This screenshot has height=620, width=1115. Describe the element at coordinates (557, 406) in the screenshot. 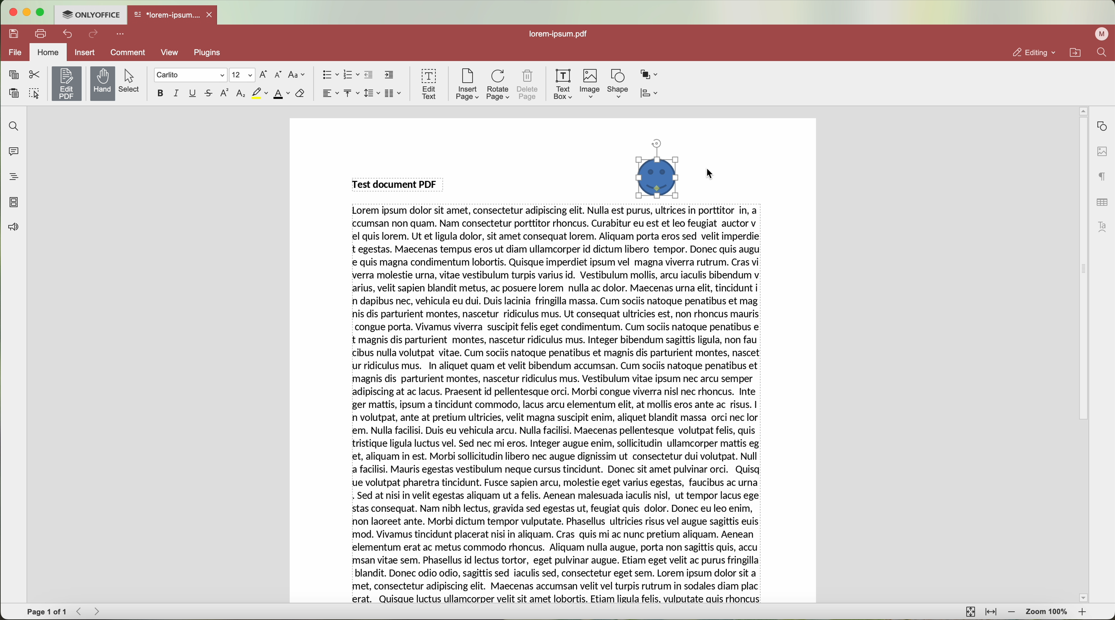

I see `selected text` at that location.